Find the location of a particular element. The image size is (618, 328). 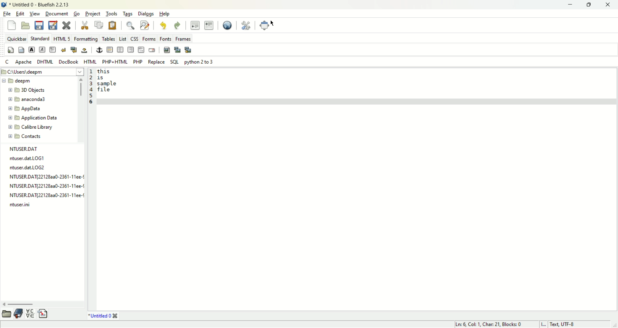

tools is located at coordinates (112, 13).